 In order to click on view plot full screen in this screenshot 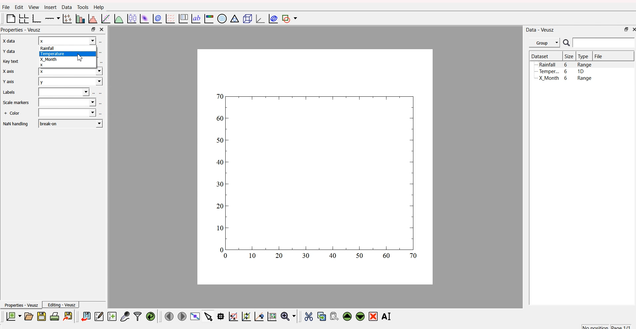, I will do `click(195, 316)`.